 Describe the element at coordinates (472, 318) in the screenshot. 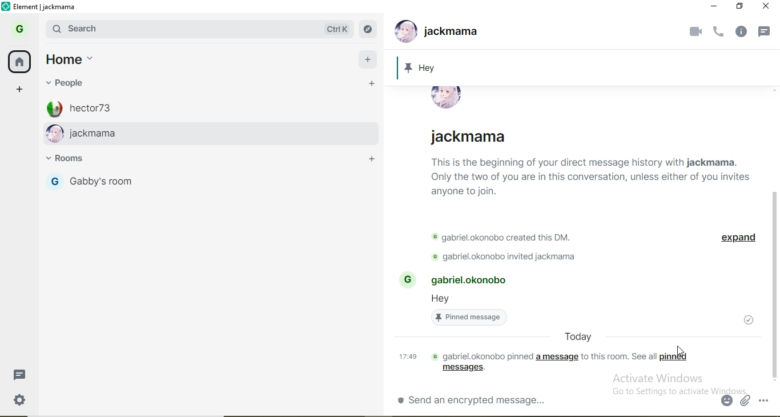

I see `pinned message` at that location.